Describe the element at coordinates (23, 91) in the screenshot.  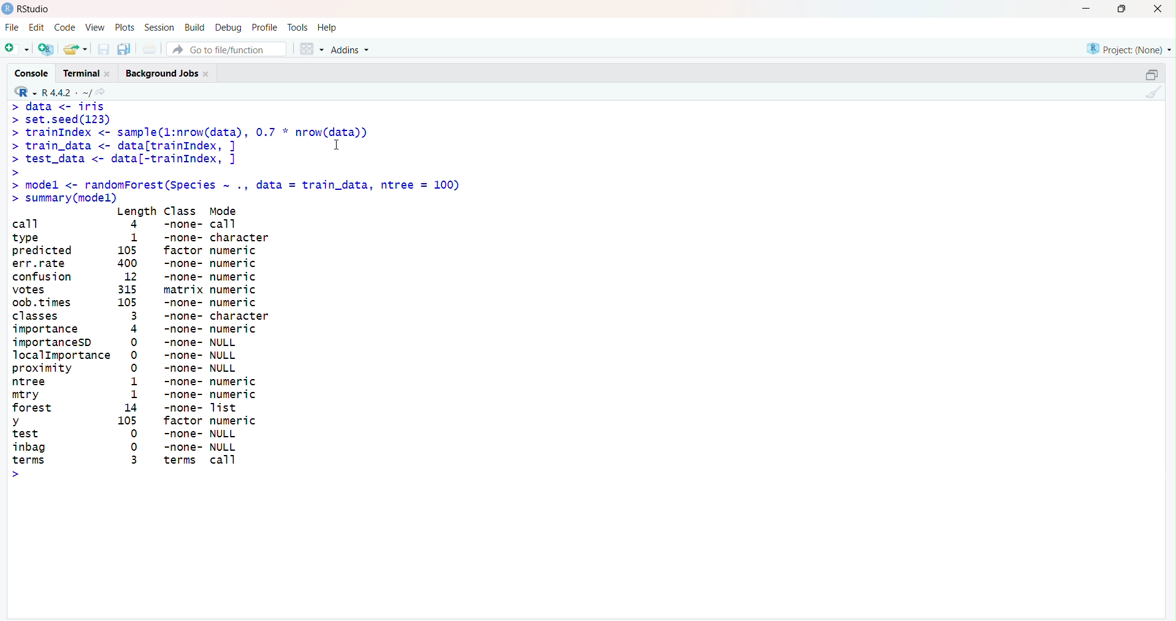
I see `RStudio logo` at that location.